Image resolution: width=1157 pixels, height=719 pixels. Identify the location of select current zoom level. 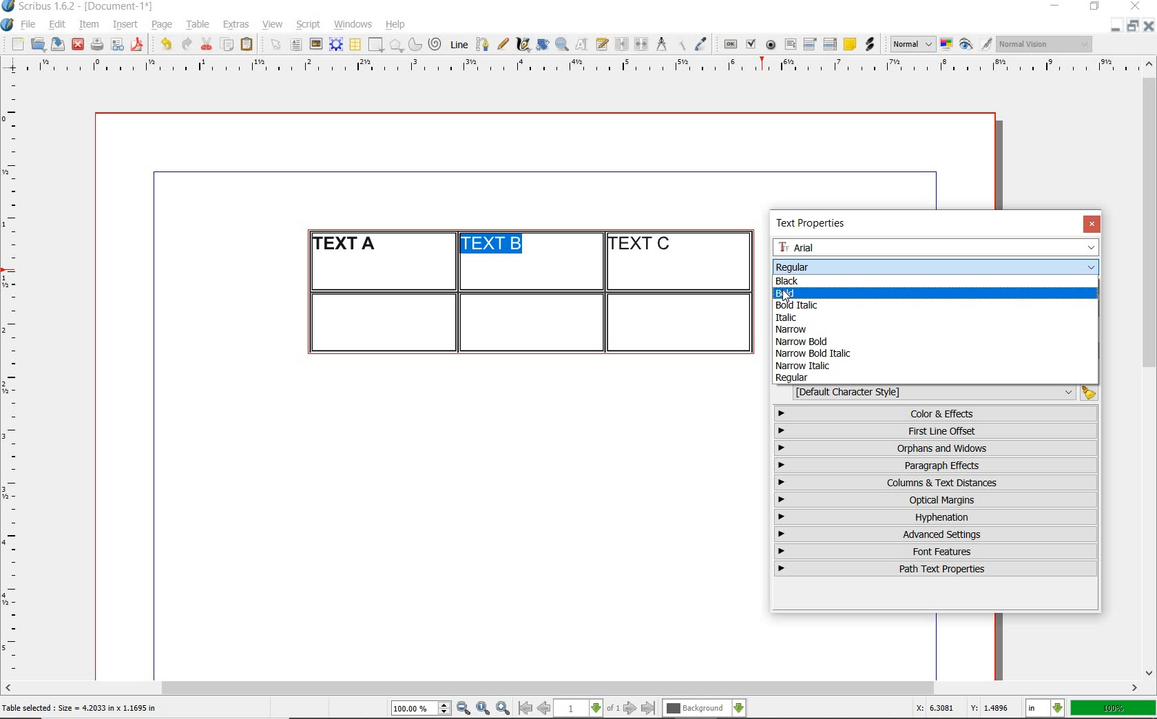
(421, 708).